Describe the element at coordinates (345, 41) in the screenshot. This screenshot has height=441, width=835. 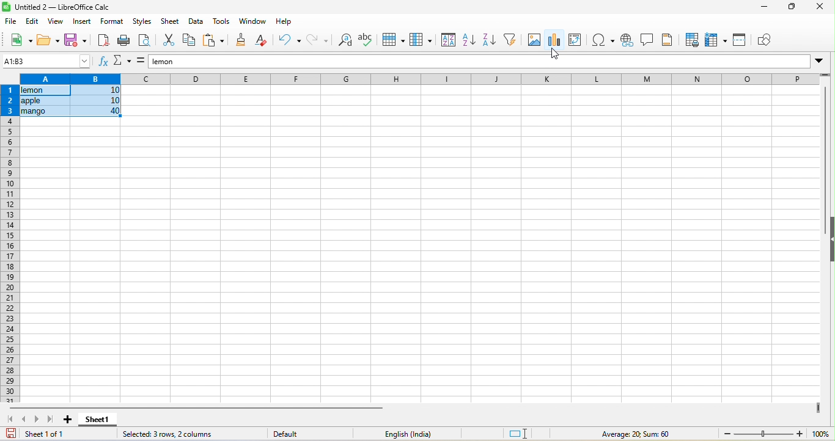
I see `find and replace` at that location.